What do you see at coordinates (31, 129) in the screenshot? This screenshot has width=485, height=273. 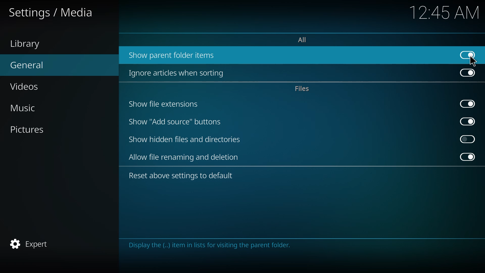 I see `pictures` at bounding box center [31, 129].